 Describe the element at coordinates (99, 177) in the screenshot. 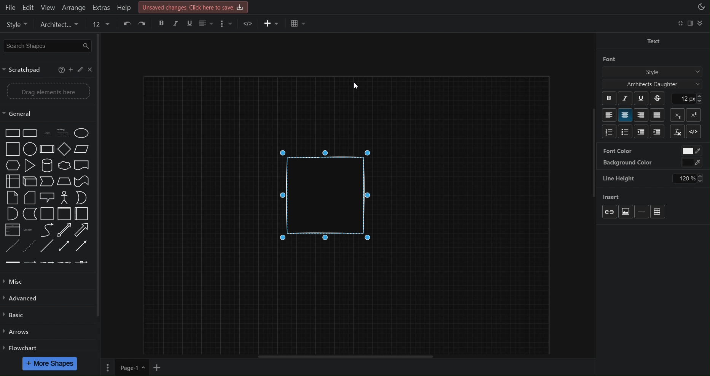

I see `Scrollbar` at that location.